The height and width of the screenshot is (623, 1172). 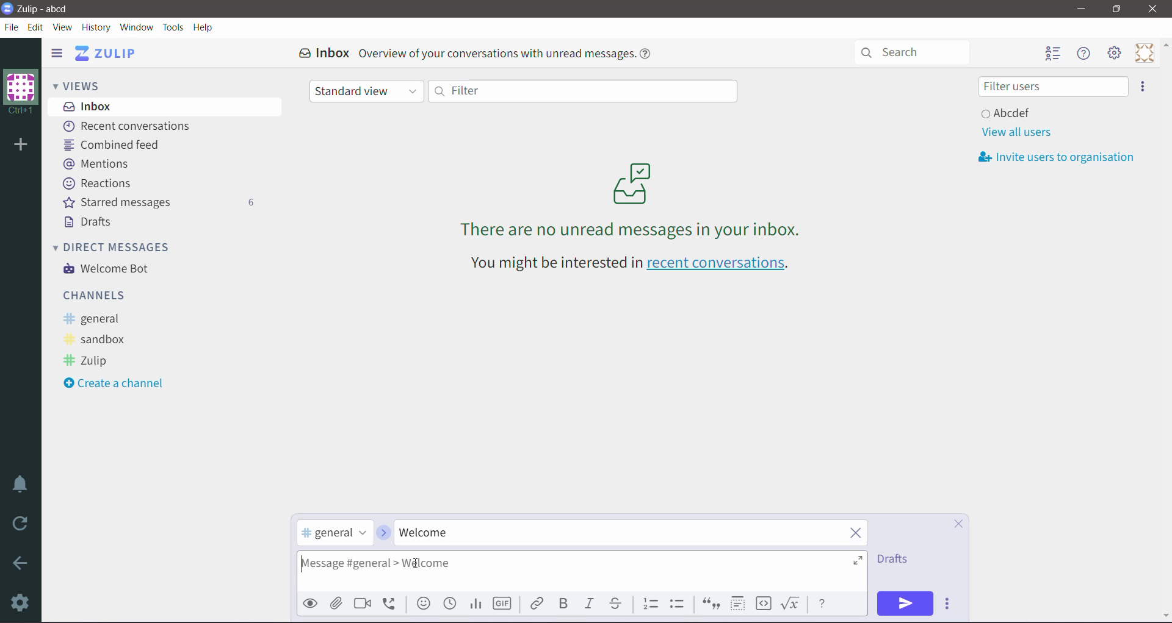 What do you see at coordinates (118, 384) in the screenshot?
I see `Create a Channel` at bounding box center [118, 384].